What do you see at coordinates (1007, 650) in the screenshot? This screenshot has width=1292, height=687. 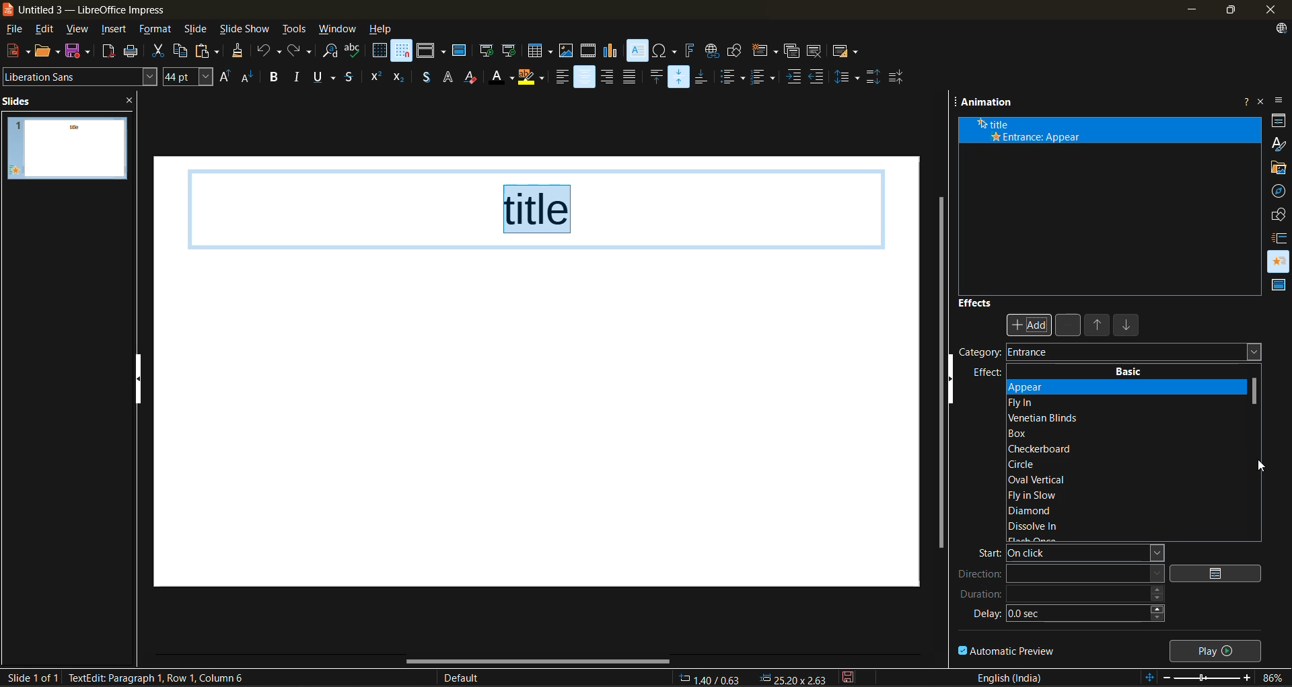 I see `automatic preview` at bounding box center [1007, 650].